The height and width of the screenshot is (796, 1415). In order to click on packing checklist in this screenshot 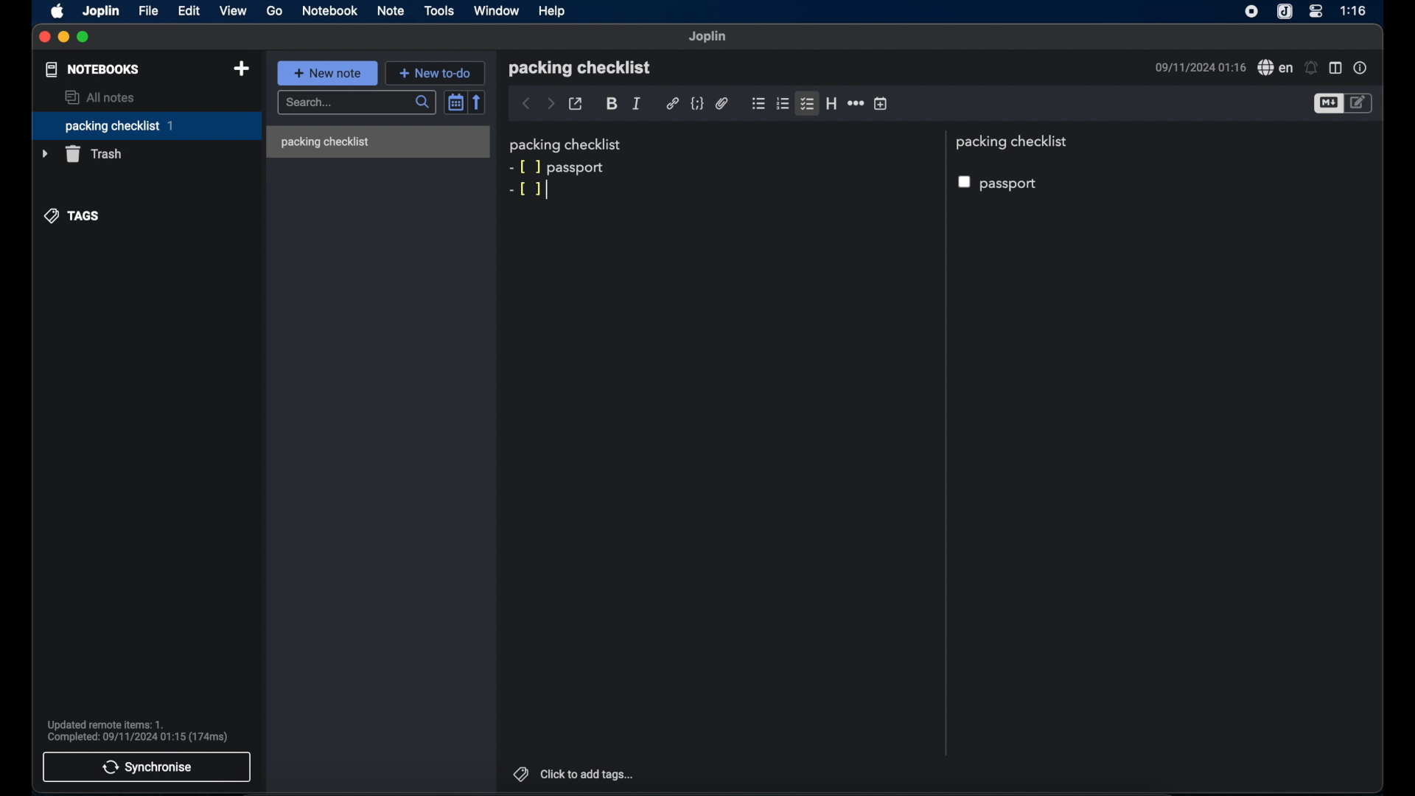, I will do `click(1015, 142)`.